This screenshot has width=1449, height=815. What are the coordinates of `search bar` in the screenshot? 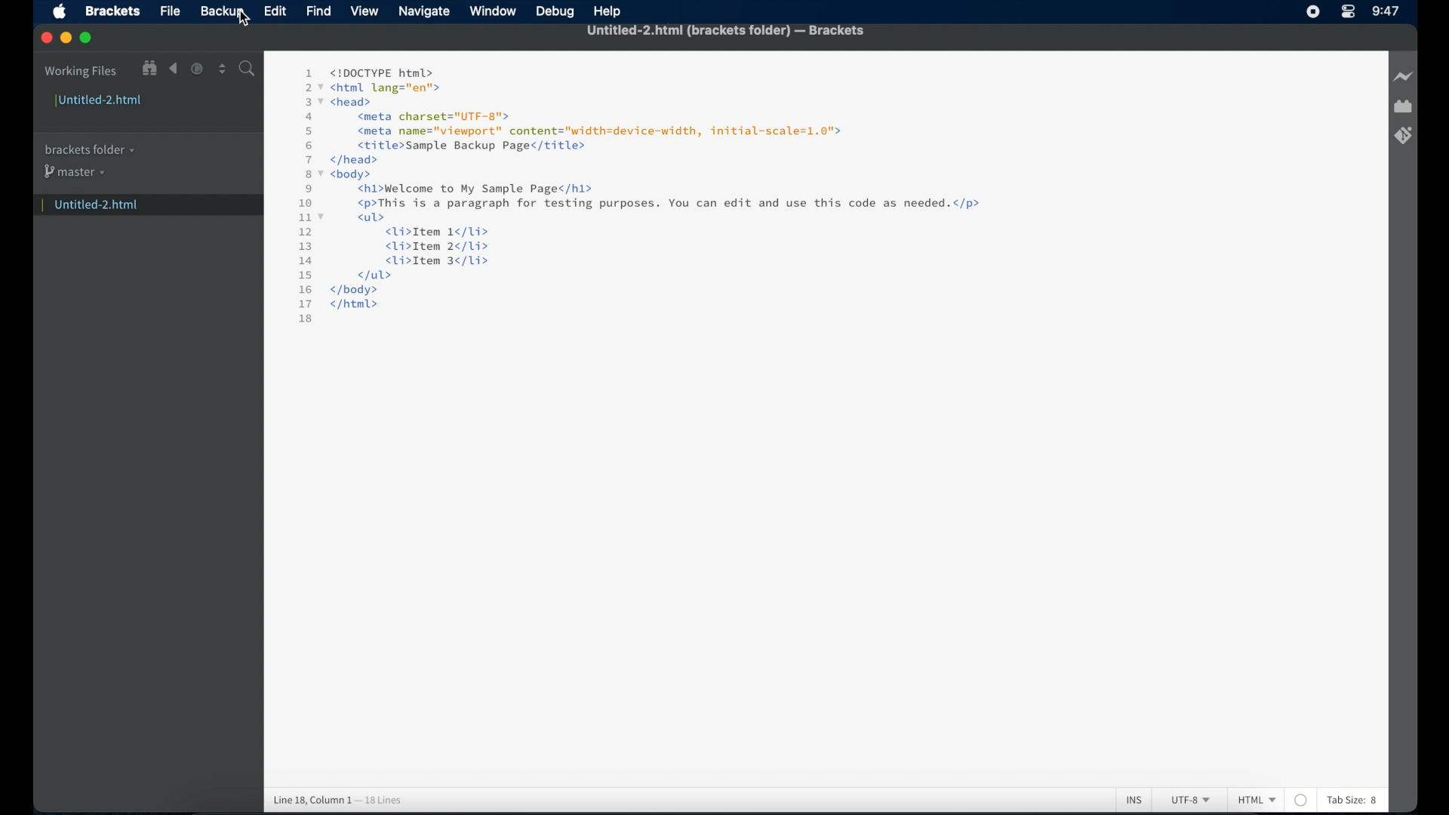 It's located at (248, 69).